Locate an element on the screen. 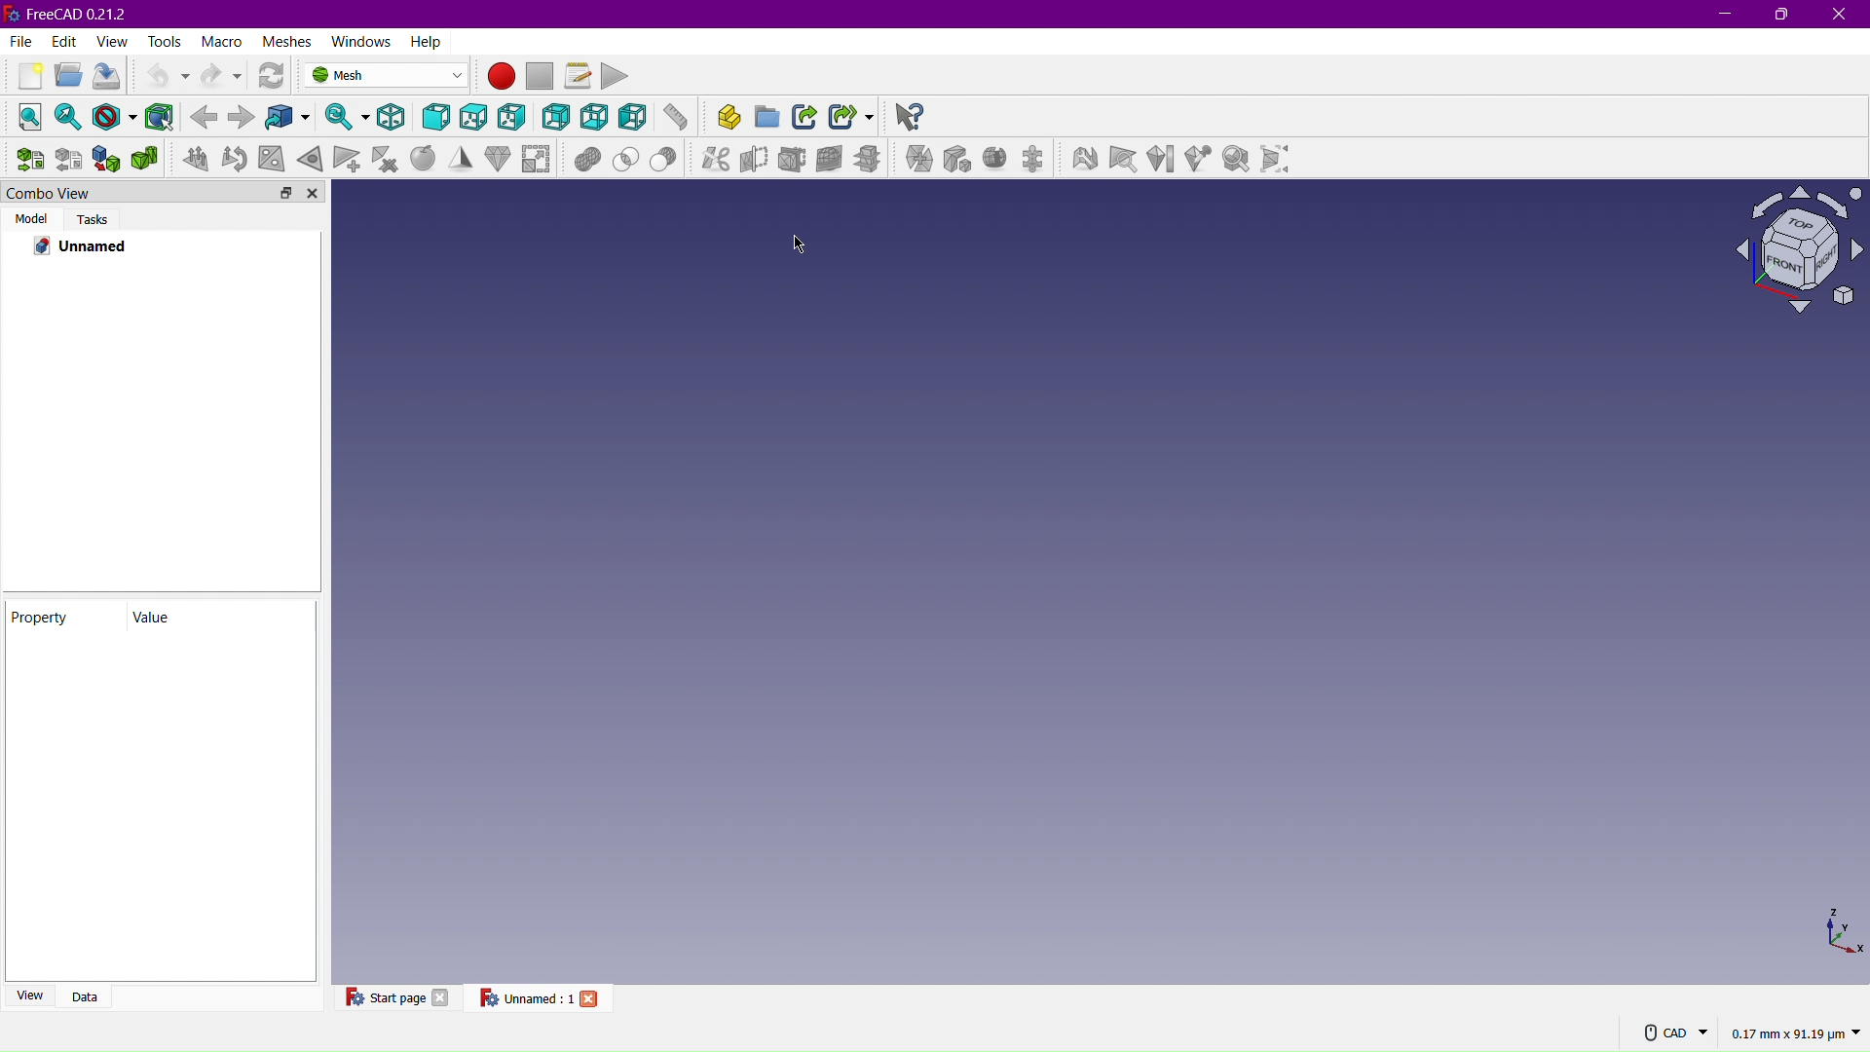 This screenshot has width=1870, height=1052. Edit is located at coordinates (61, 41).